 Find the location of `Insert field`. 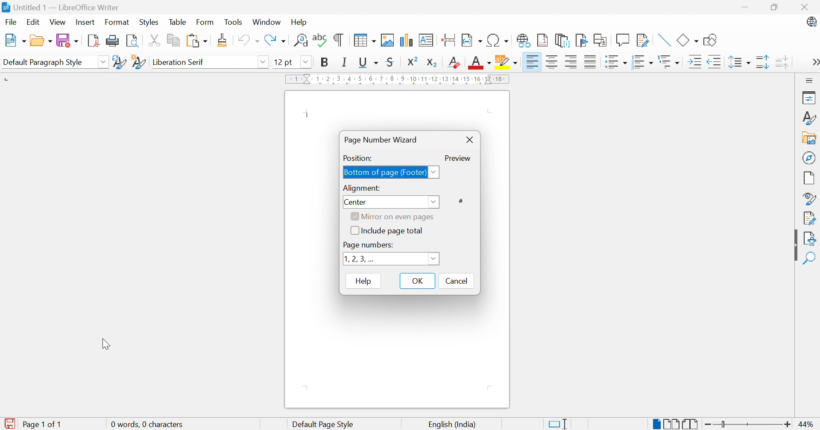

Insert field is located at coordinates (473, 40).